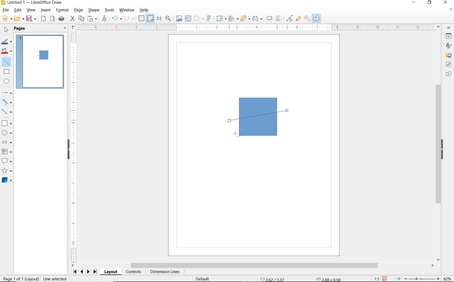 Image resolution: width=454 pixels, height=282 pixels. What do you see at coordinates (449, 64) in the screenshot?
I see `NAVIGATOR` at bounding box center [449, 64].